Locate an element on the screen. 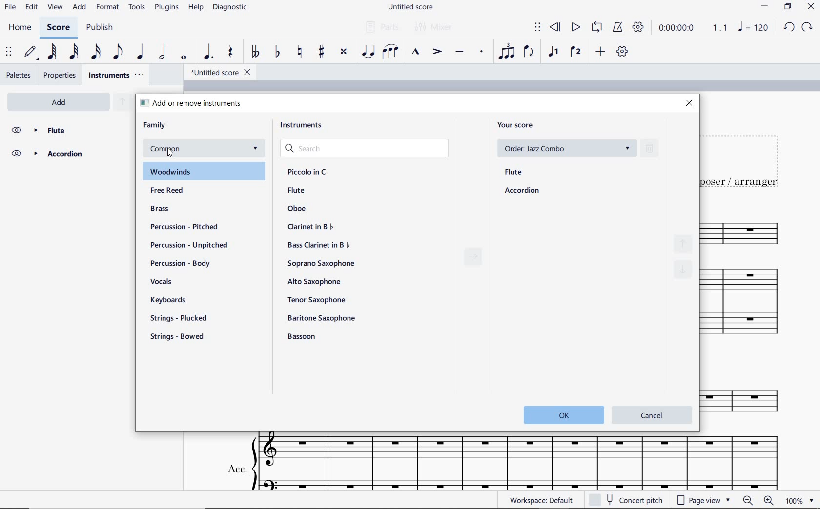  your score is located at coordinates (517, 125).